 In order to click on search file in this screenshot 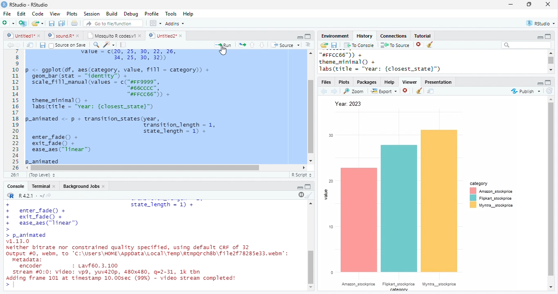, I will do `click(112, 23)`.